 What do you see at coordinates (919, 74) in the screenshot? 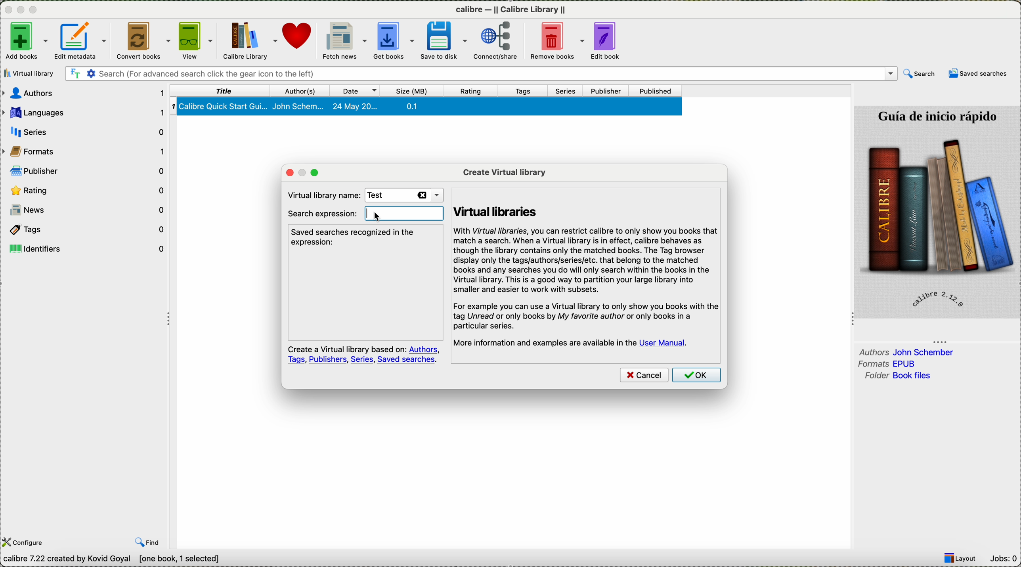
I see `search` at bounding box center [919, 74].